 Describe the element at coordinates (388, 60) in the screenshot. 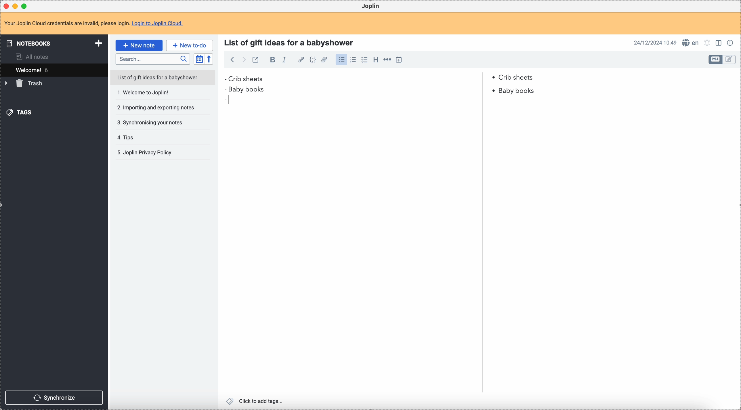

I see `horizontal rule` at that location.